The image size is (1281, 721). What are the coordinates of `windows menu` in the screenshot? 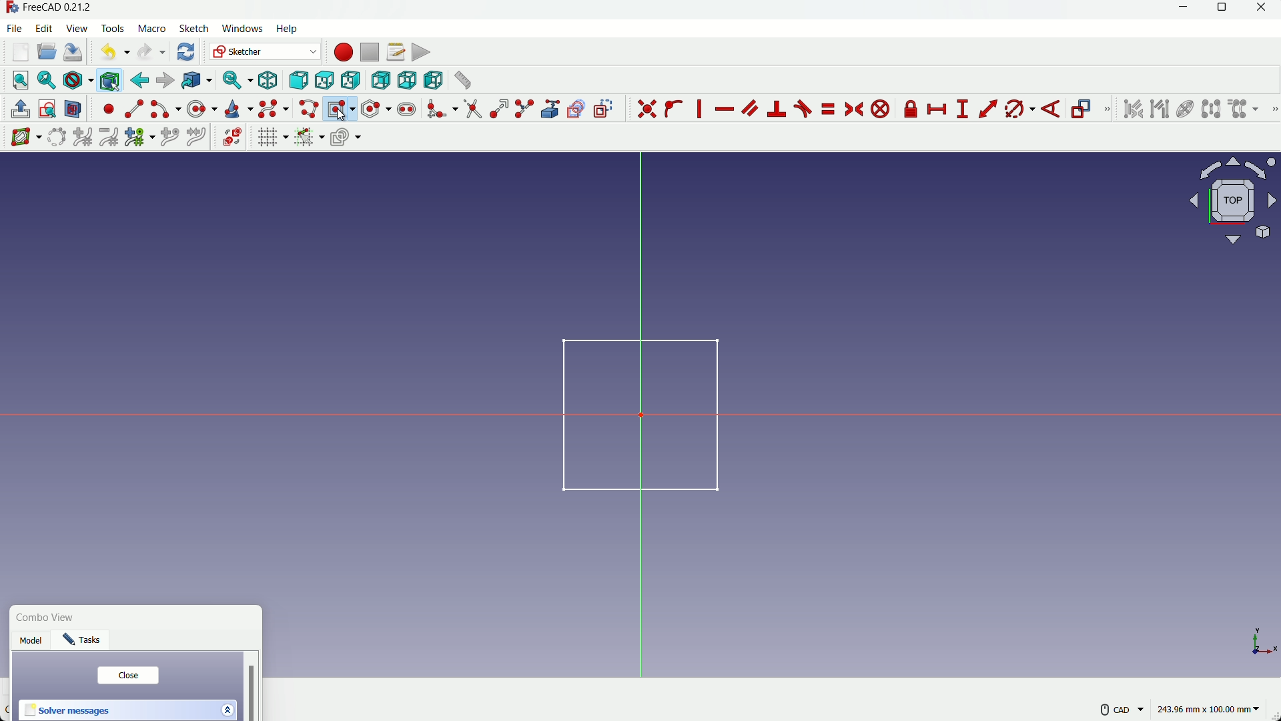 It's located at (242, 29).